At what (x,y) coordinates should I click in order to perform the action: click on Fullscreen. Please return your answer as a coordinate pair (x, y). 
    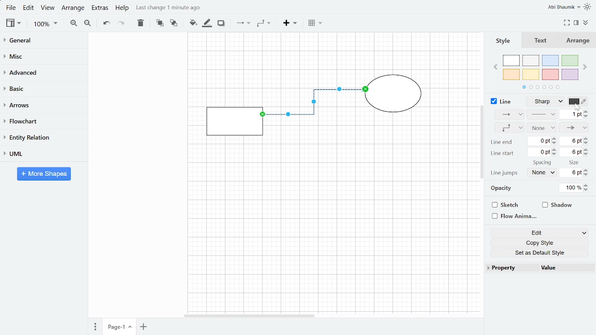
    Looking at the image, I should click on (567, 23).